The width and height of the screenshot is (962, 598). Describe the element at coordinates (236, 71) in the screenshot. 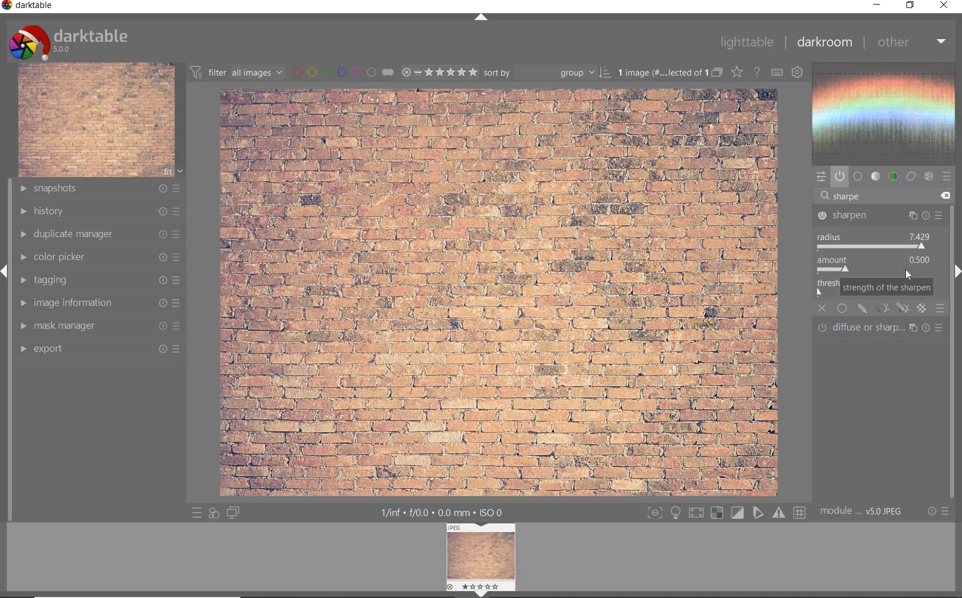

I see `filter all images` at that location.